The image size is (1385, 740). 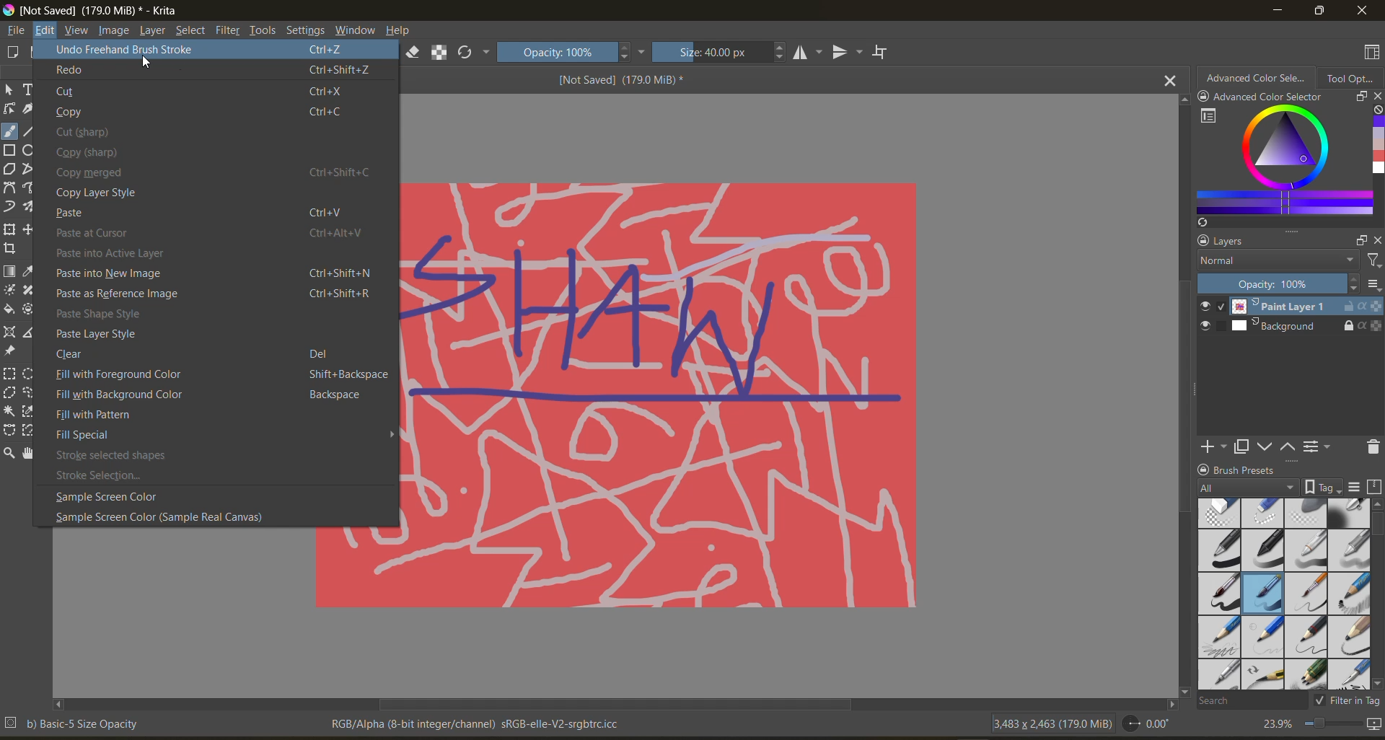 What do you see at coordinates (1279, 284) in the screenshot?
I see `Opacity: 100%` at bounding box center [1279, 284].